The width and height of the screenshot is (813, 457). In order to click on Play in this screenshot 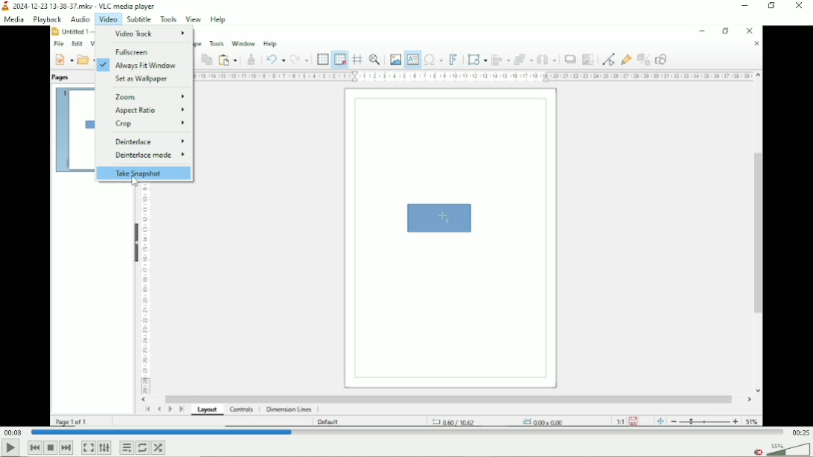, I will do `click(10, 449)`.